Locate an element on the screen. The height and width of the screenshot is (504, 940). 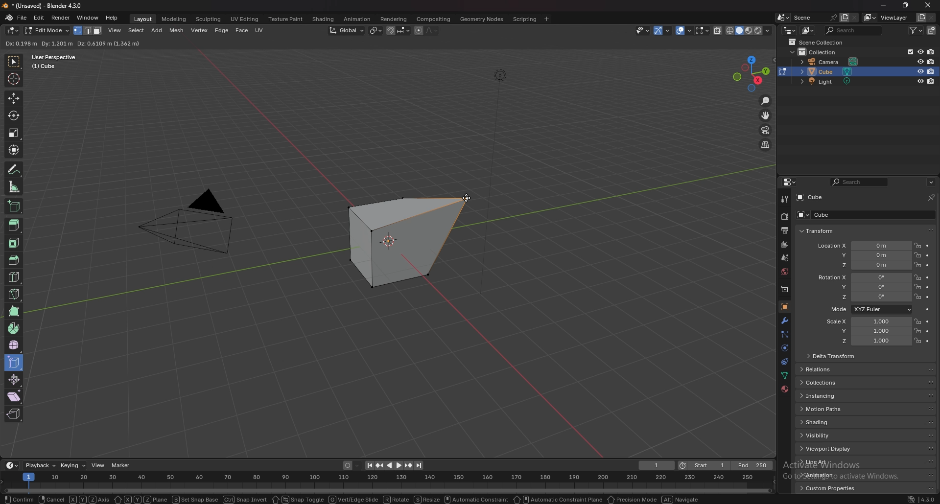
disable in render is located at coordinates (932, 71).